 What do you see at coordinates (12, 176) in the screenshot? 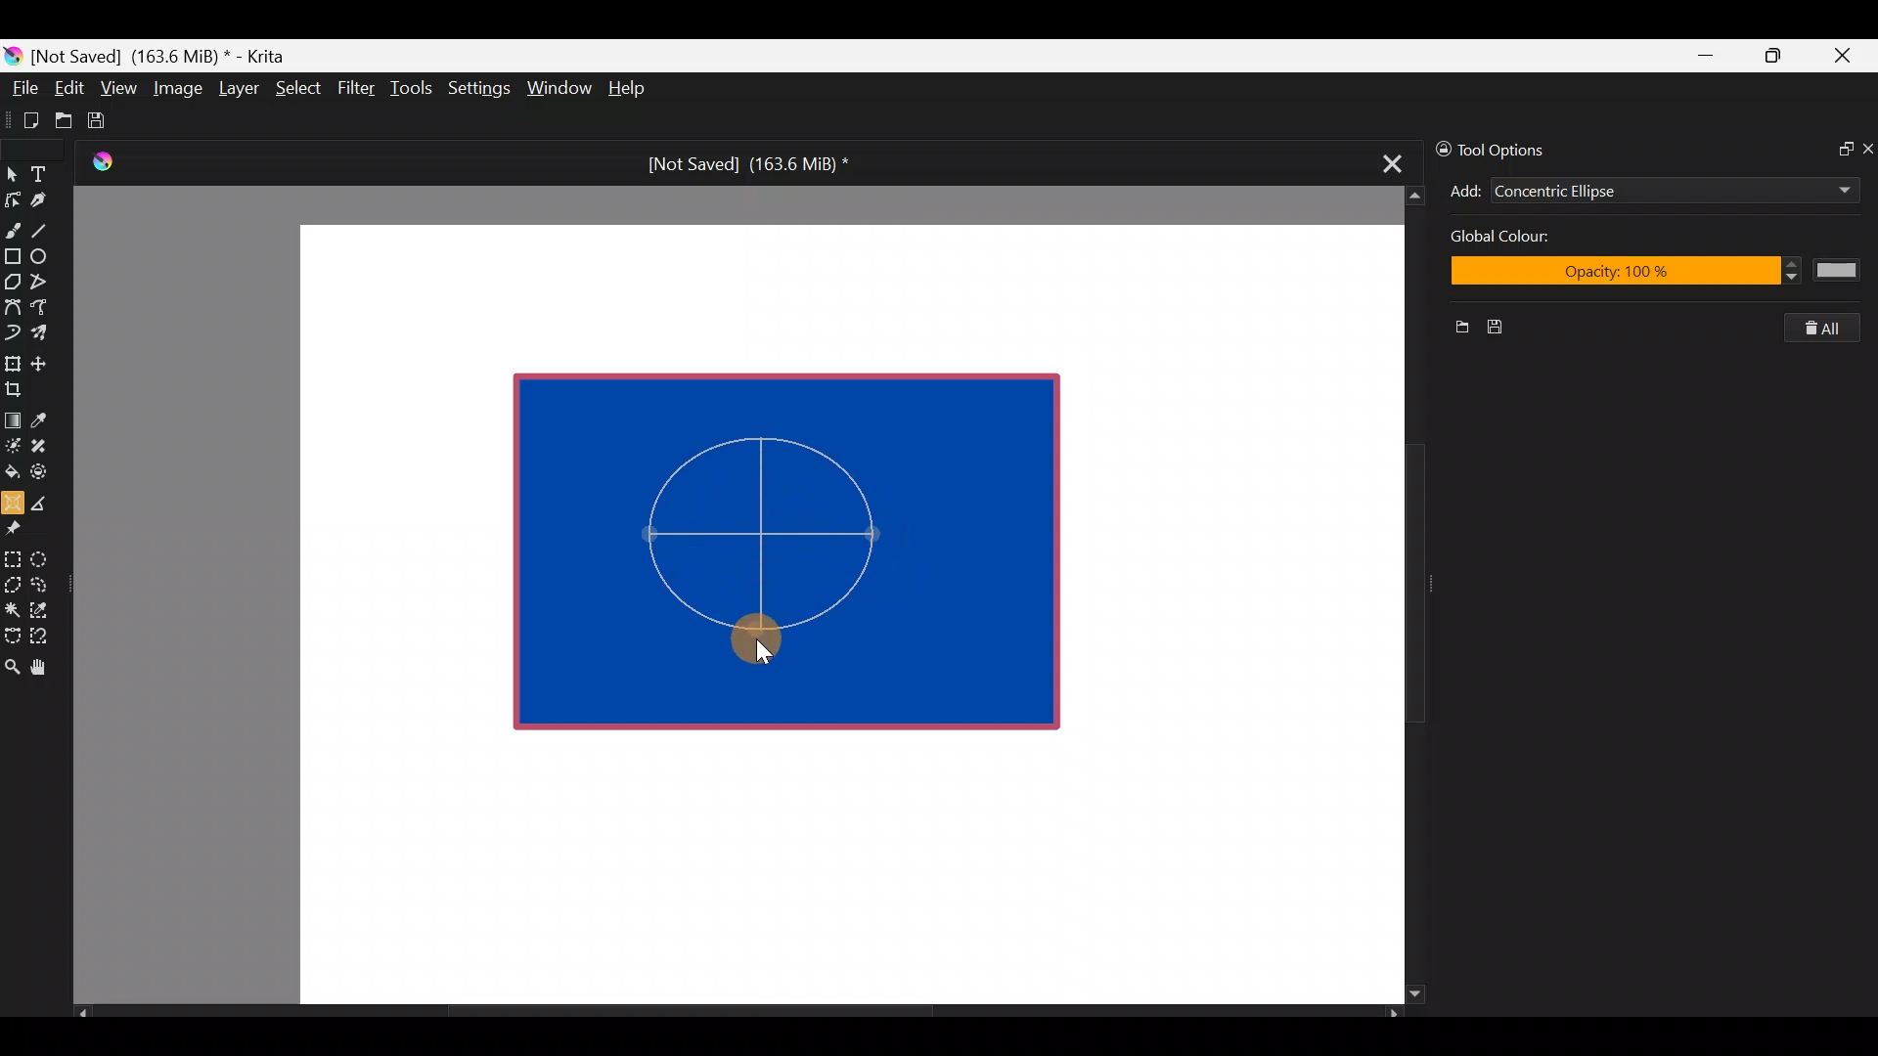
I see `Select shapes tool` at bounding box center [12, 176].